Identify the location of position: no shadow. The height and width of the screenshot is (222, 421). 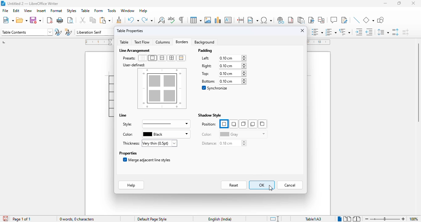
(234, 124).